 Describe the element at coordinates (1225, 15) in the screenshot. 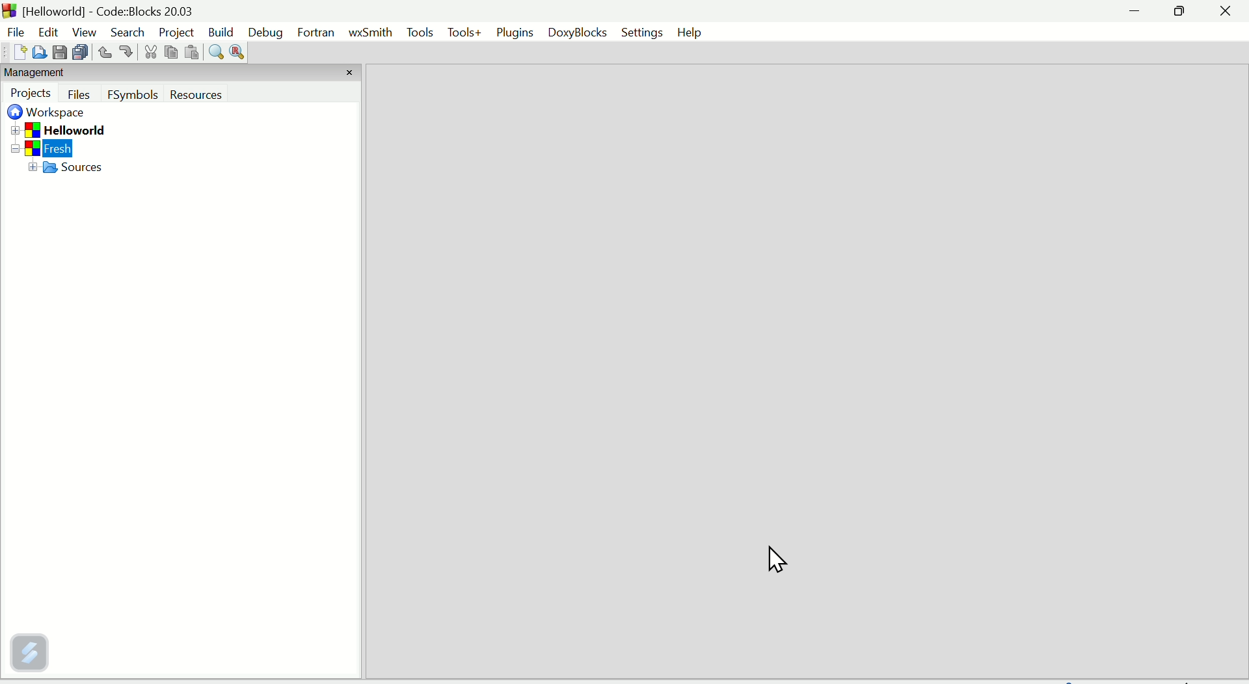

I see `Close` at that location.